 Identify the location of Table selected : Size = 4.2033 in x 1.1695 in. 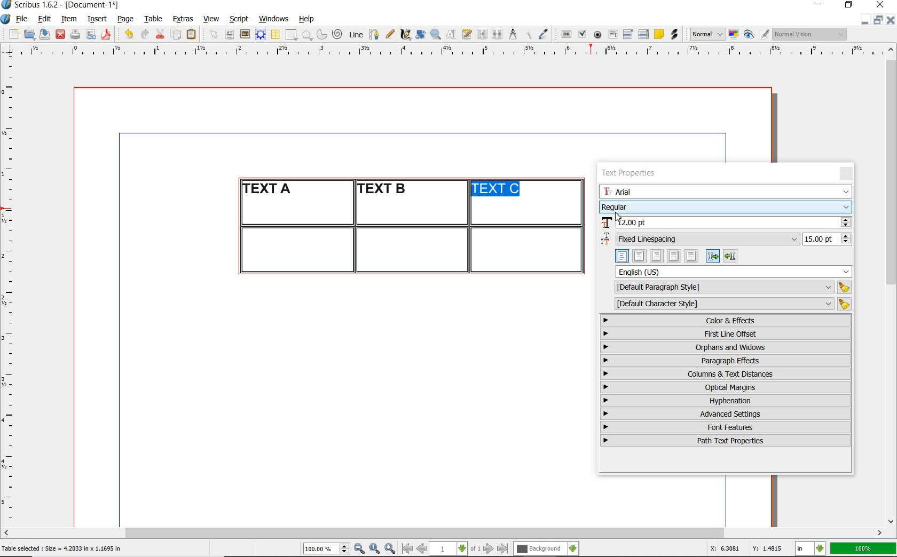
(62, 548).